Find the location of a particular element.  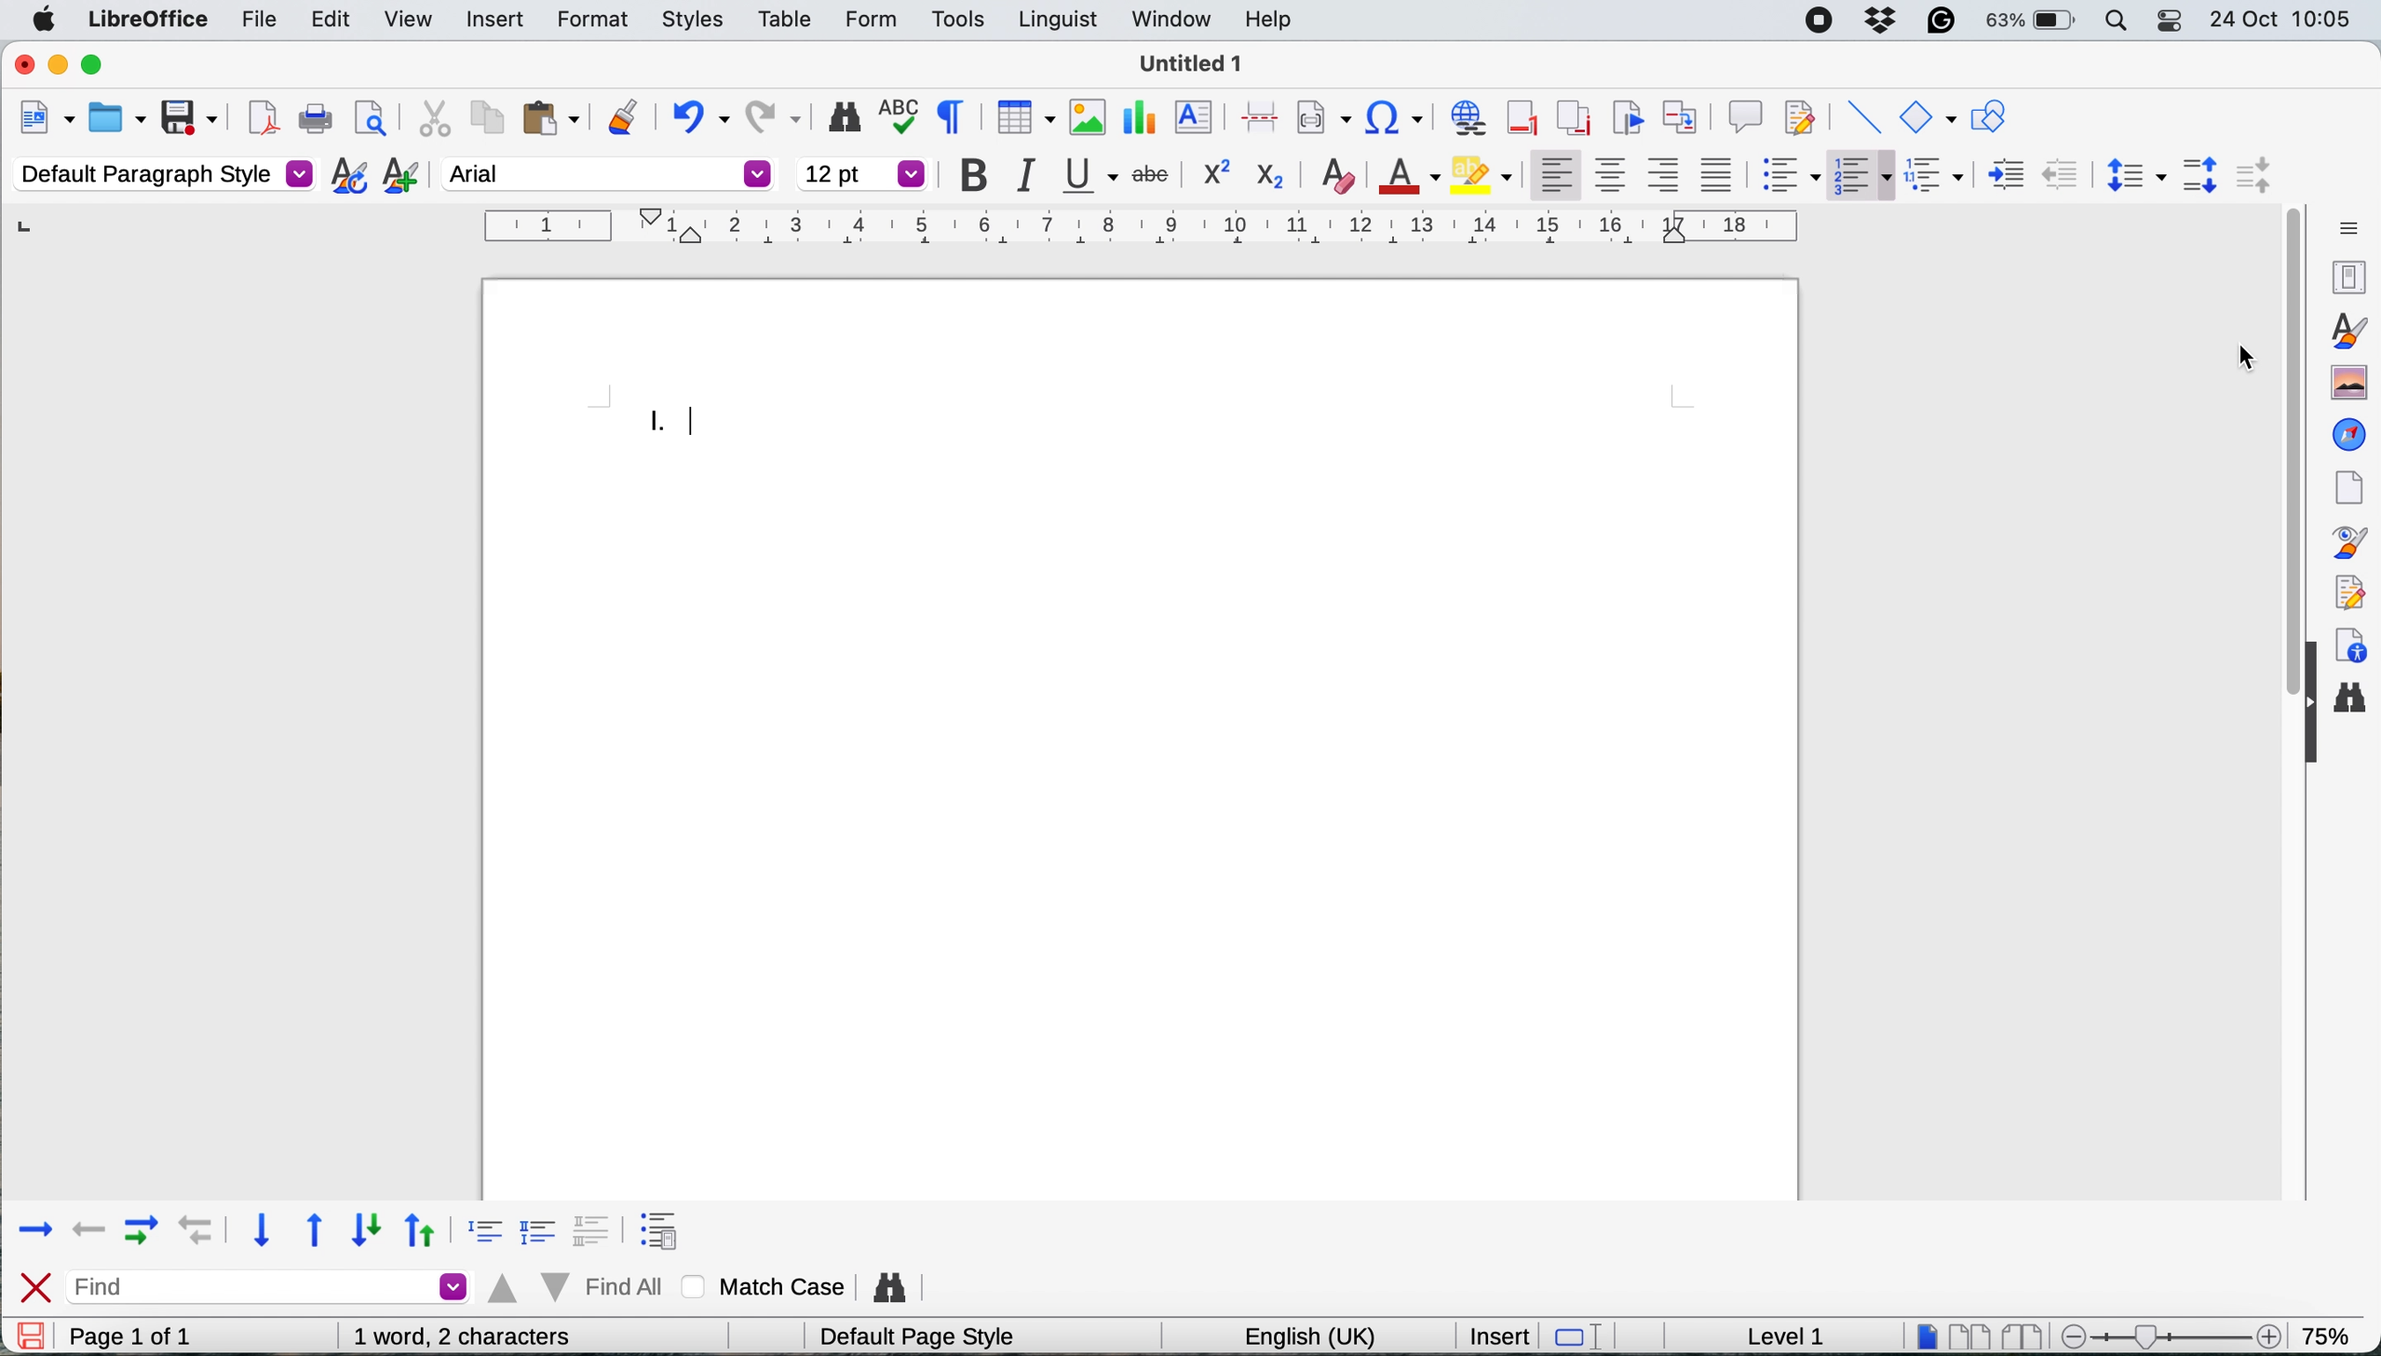

find and replace is located at coordinates (843, 117).